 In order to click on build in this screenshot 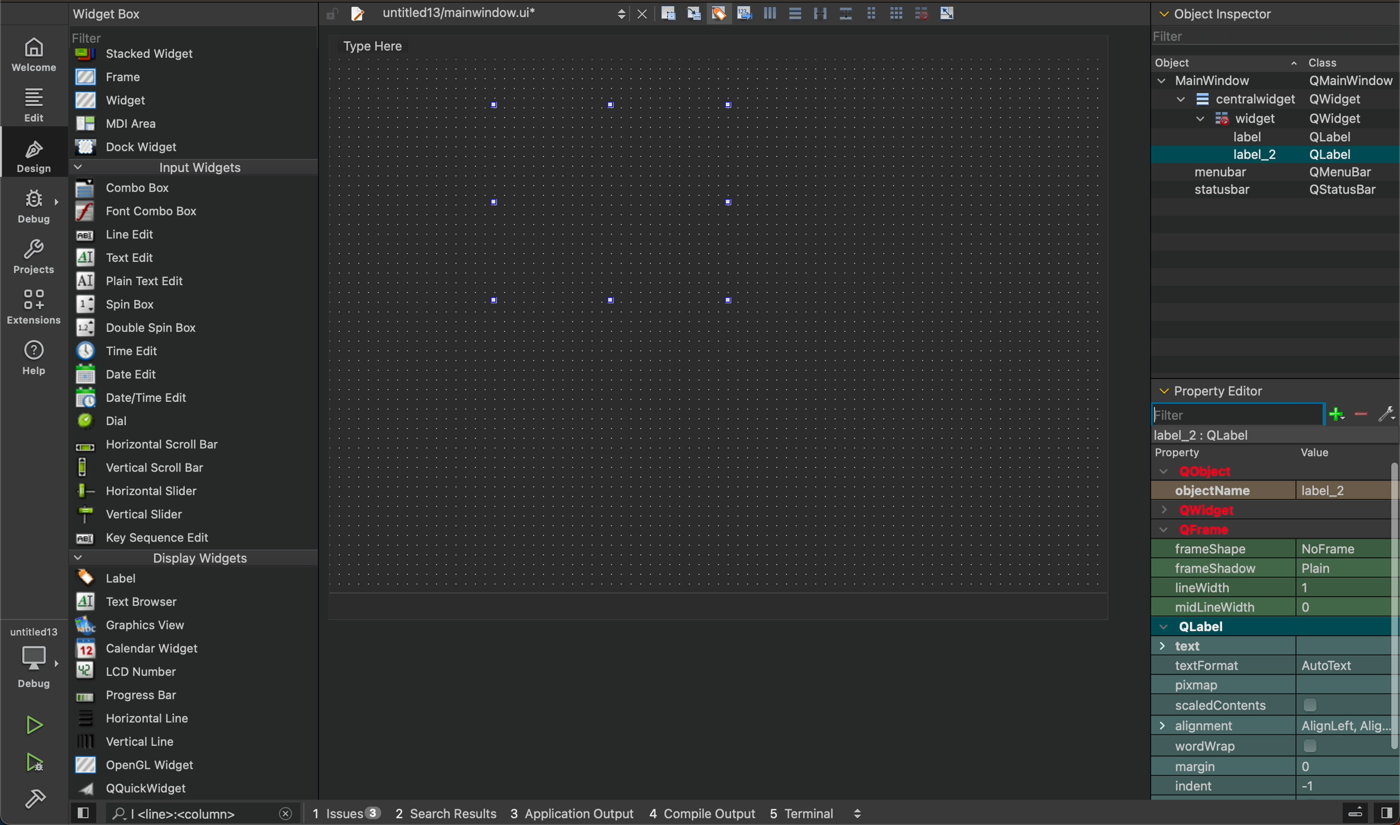, I will do `click(42, 803)`.